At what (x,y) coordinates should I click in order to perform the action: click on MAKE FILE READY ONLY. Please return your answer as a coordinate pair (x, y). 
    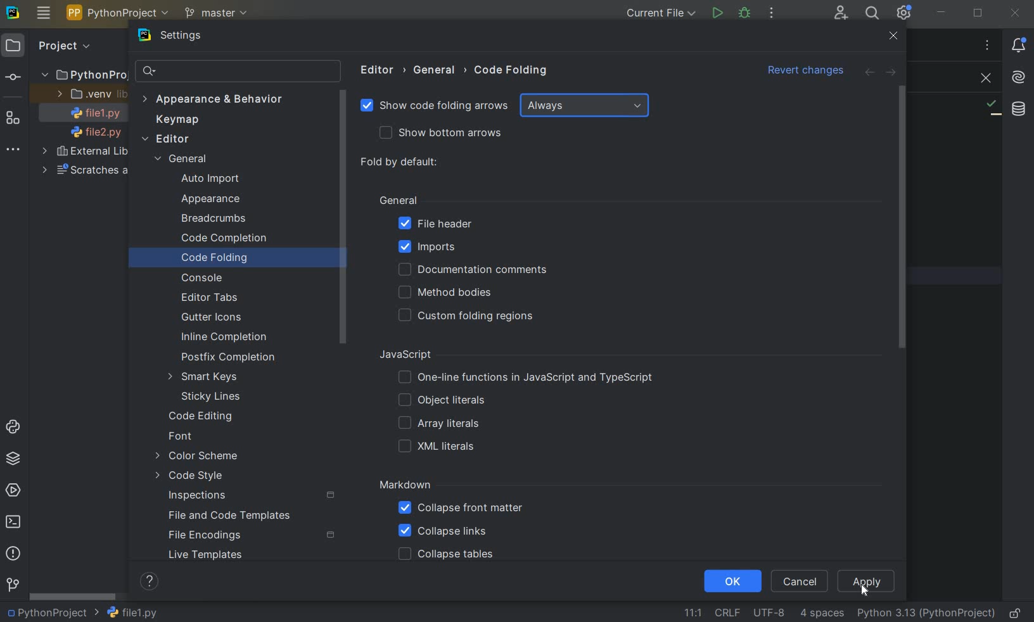
    Looking at the image, I should click on (1018, 613).